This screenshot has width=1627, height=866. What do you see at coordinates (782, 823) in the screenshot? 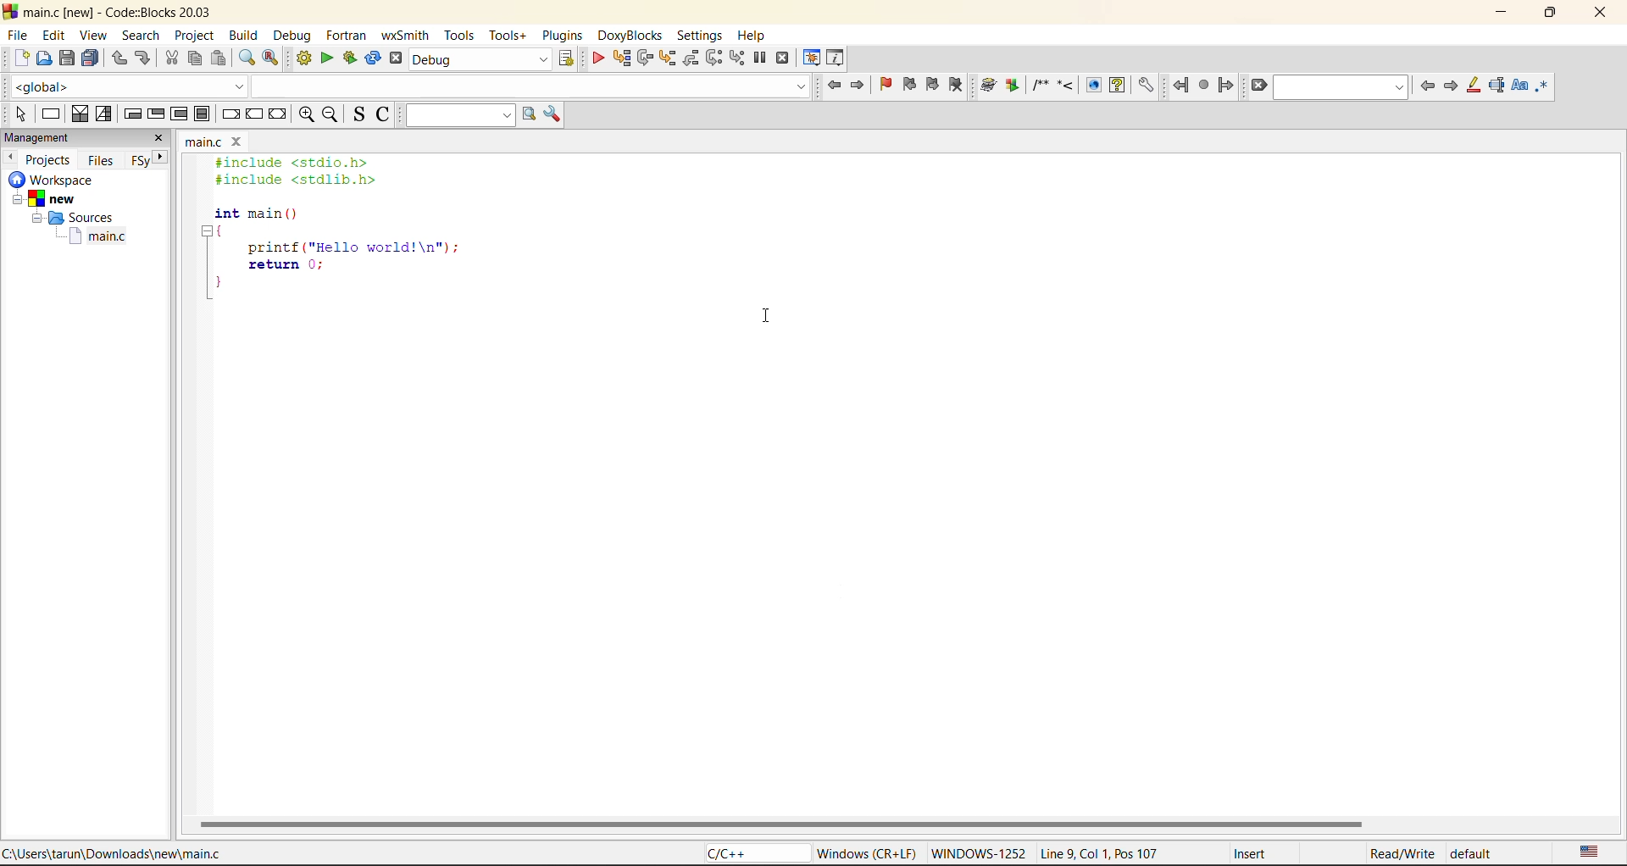
I see `horizontal scroll bar` at bounding box center [782, 823].